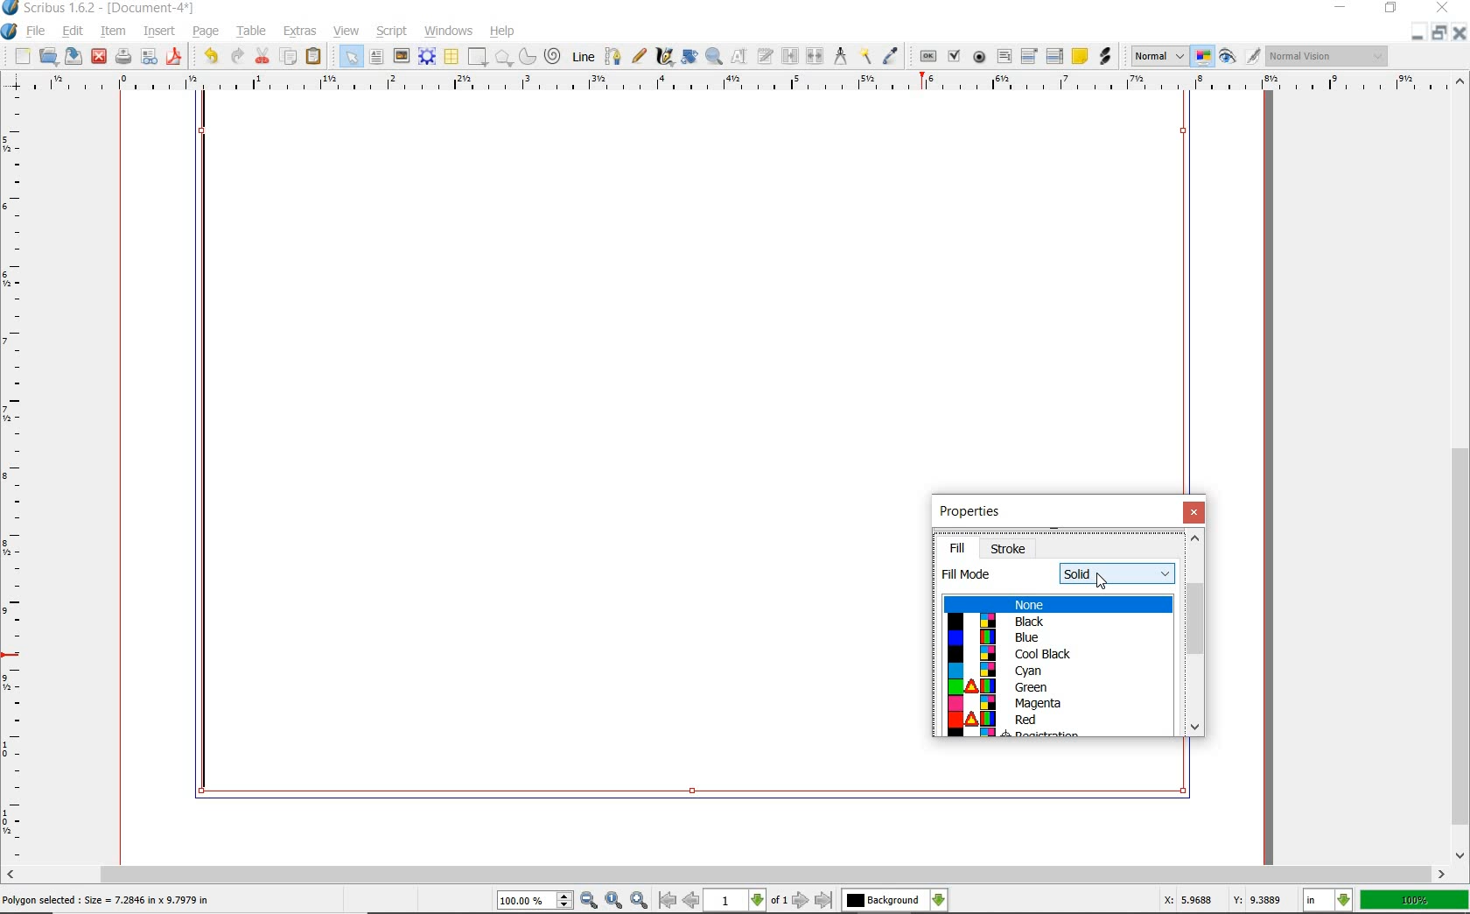  What do you see at coordinates (1057, 621) in the screenshot?
I see `Black` at bounding box center [1057, 621].